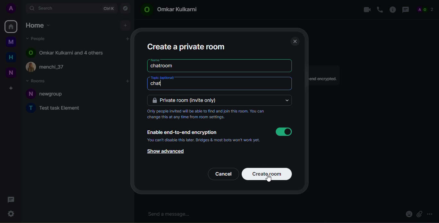 The width and height of the screenshot is (439, 223). What do you see at coordinates (204, 140) in the screenshot?
I see `‘You can't disable this later. Bridges & most bots won't work yet.` at bounding box center [204, 140].